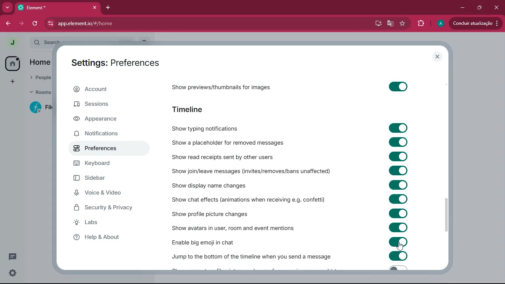  Describe the element at coordinates (213, 185) in the screenshot. I see `show display name changes` at that location.